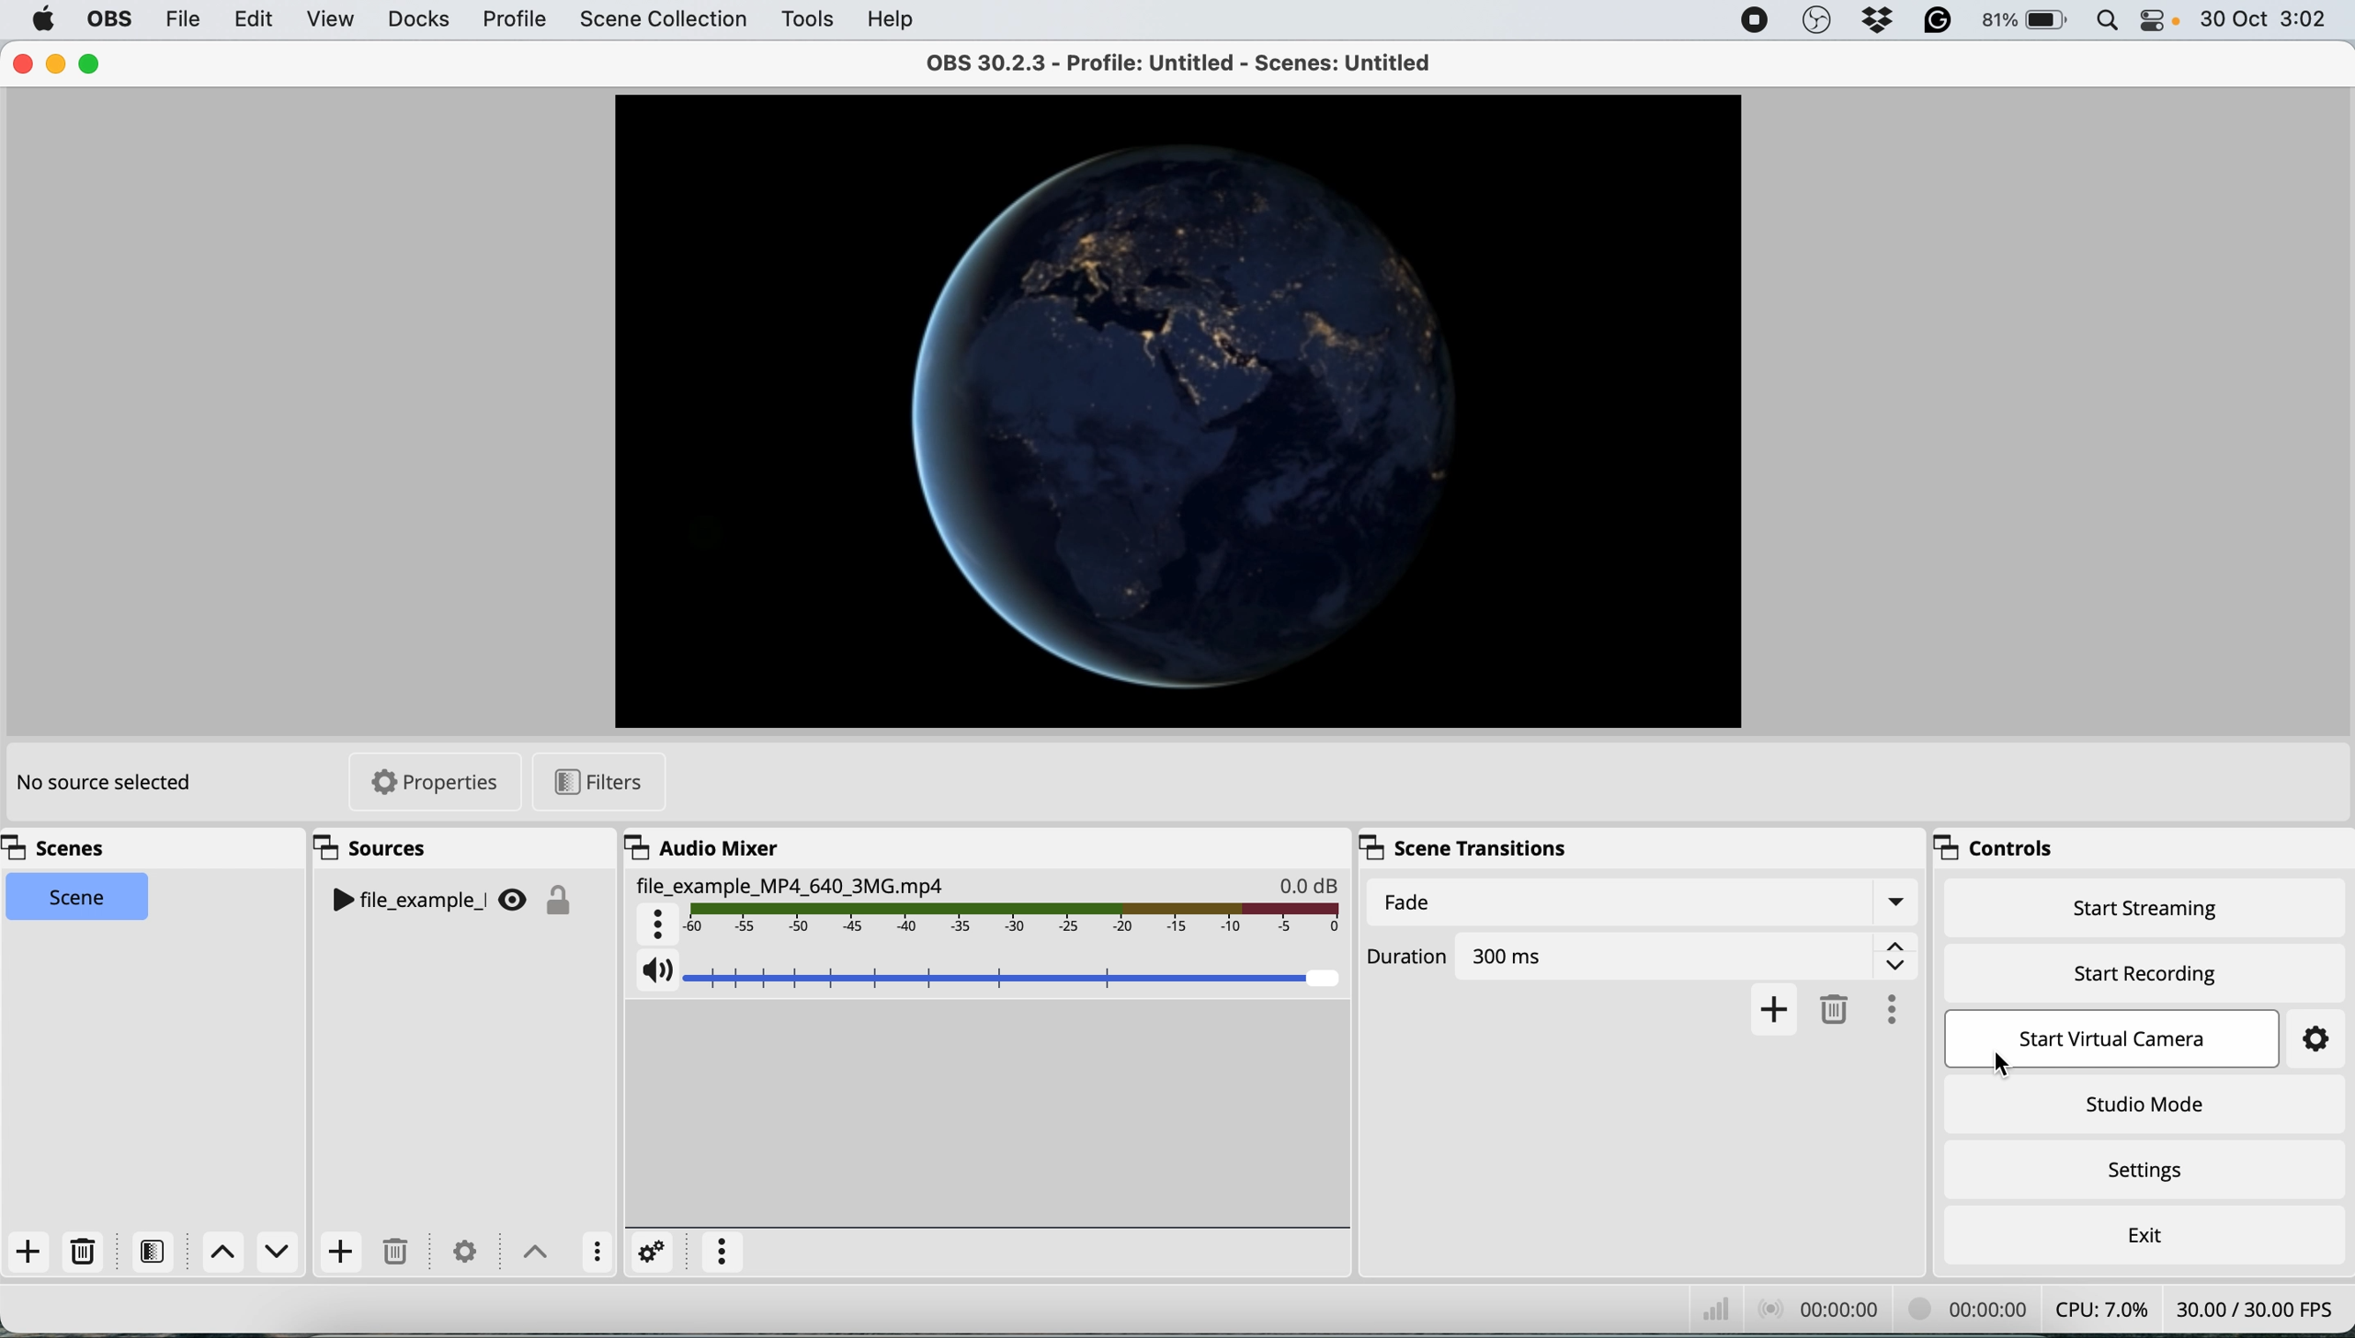 The image size is (2355, 1338). I want to click on sources, so click(381, 851).